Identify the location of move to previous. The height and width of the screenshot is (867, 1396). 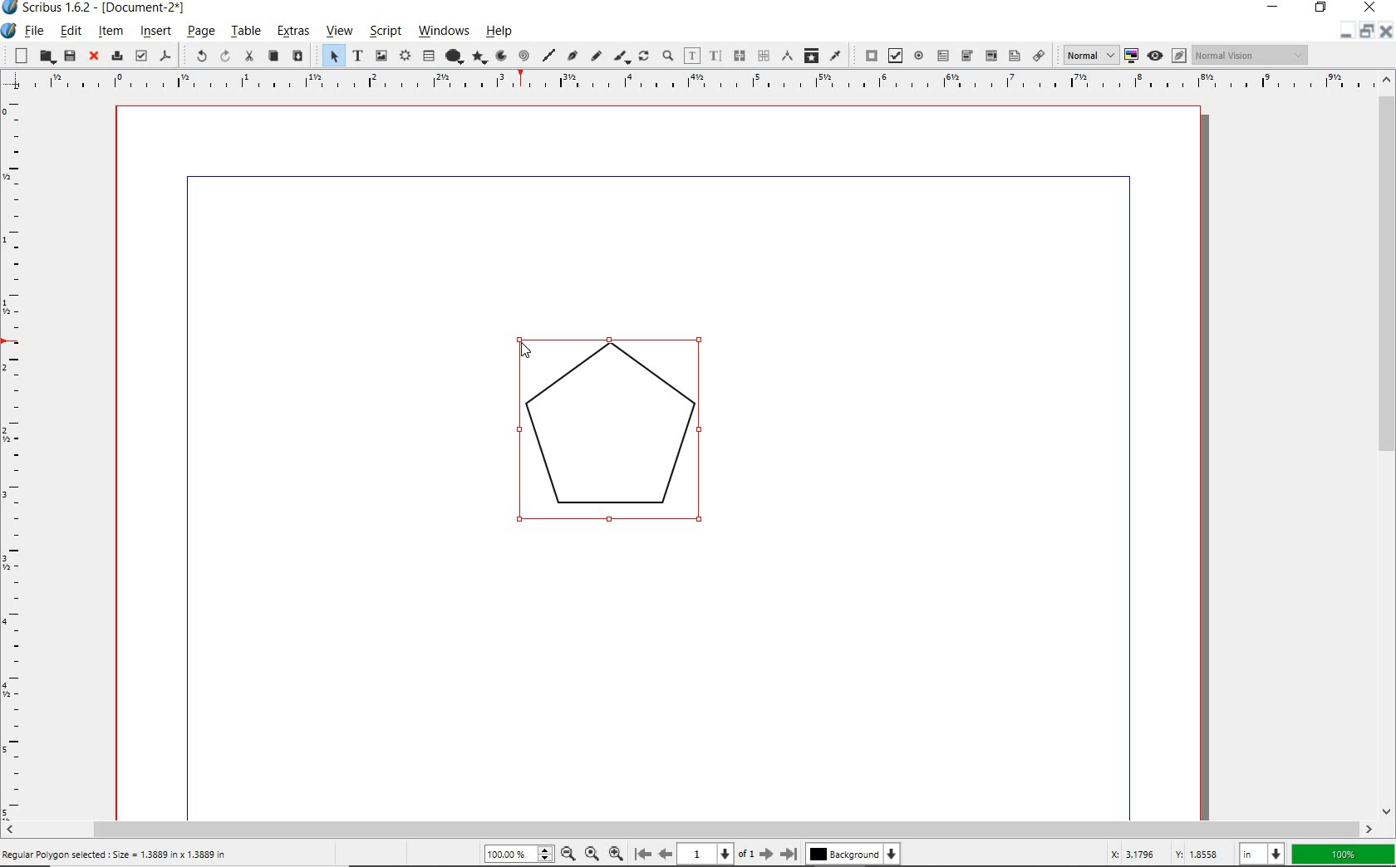
(671, 853).